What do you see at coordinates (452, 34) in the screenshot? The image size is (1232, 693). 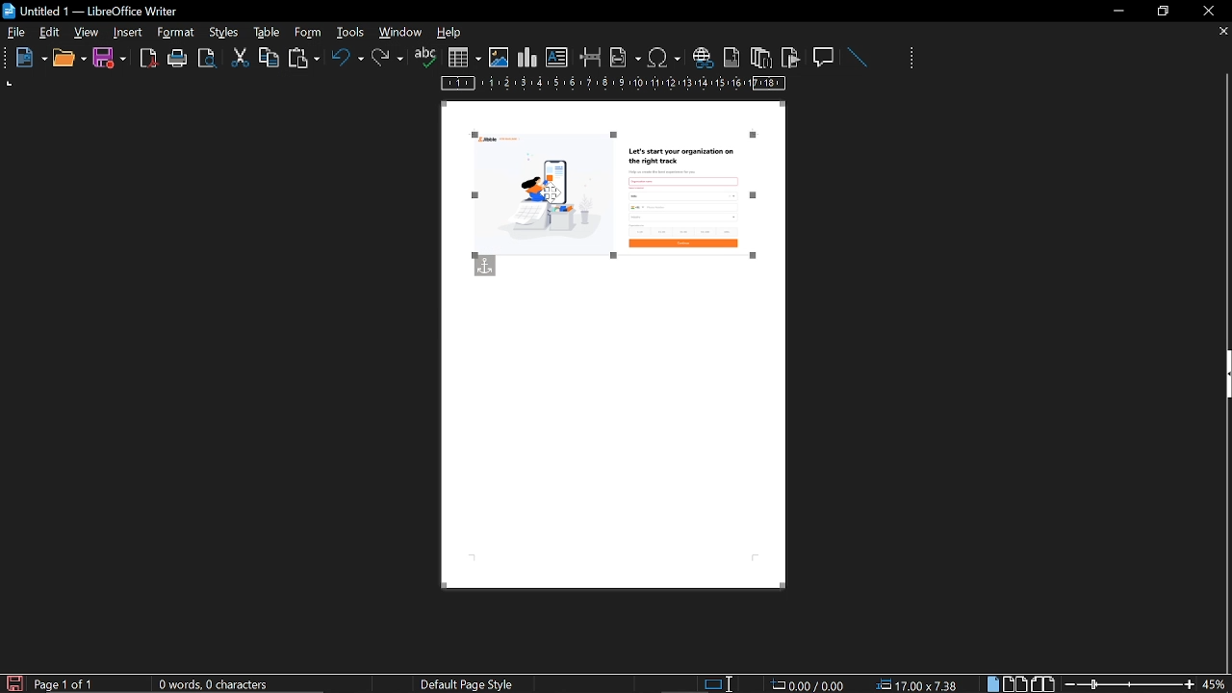 I see `help` at bounding box center [452, 34].